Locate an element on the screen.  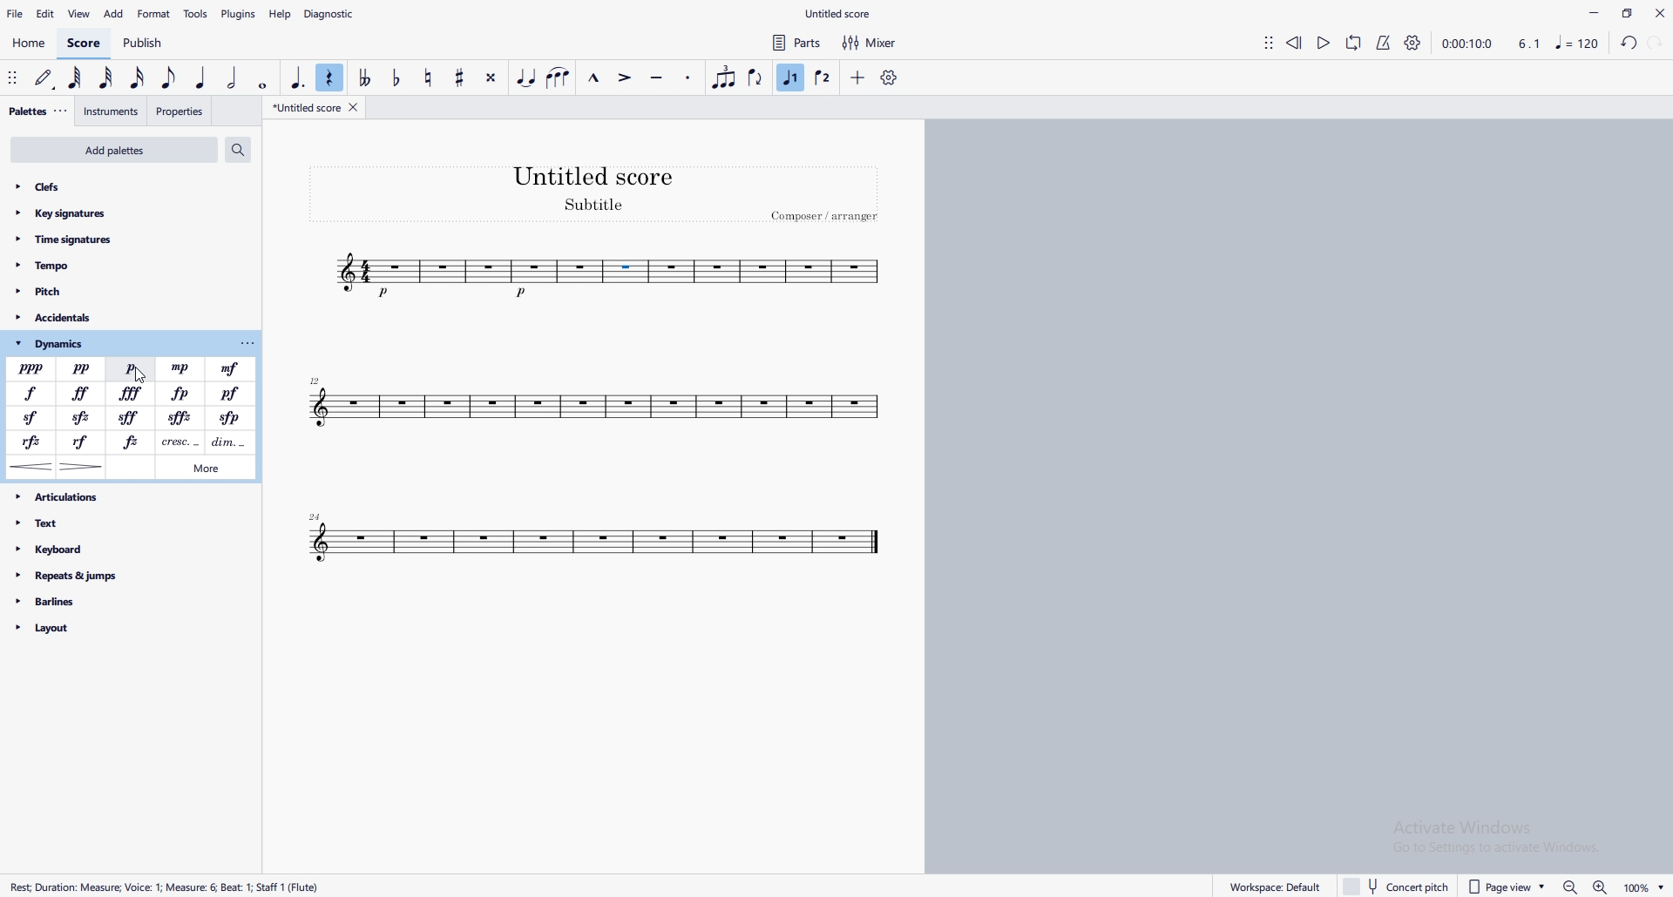
pianissimo is located at coordinates (79, 368).